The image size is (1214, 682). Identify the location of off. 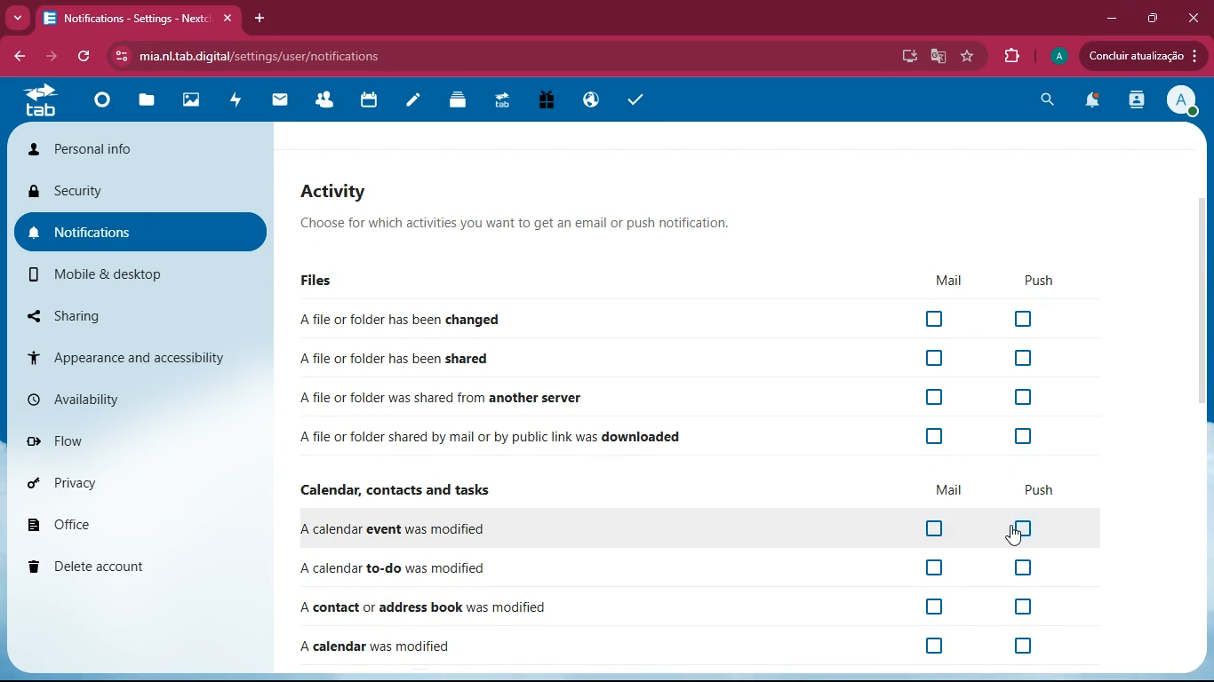
(1030, 646).